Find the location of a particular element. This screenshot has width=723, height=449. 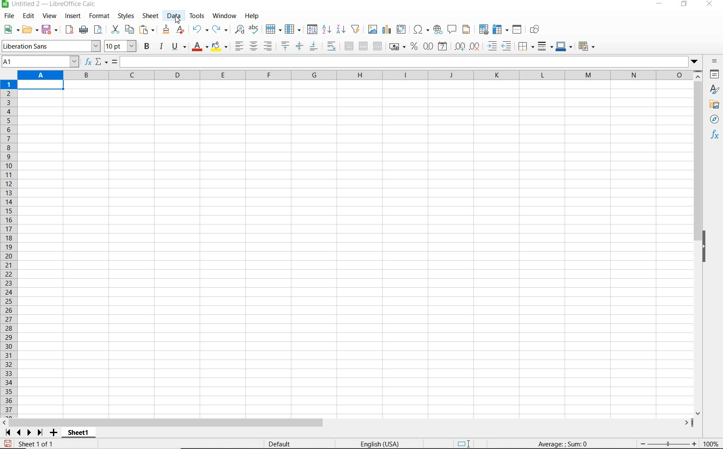

zoom factor is located at coordinates (711, 443).